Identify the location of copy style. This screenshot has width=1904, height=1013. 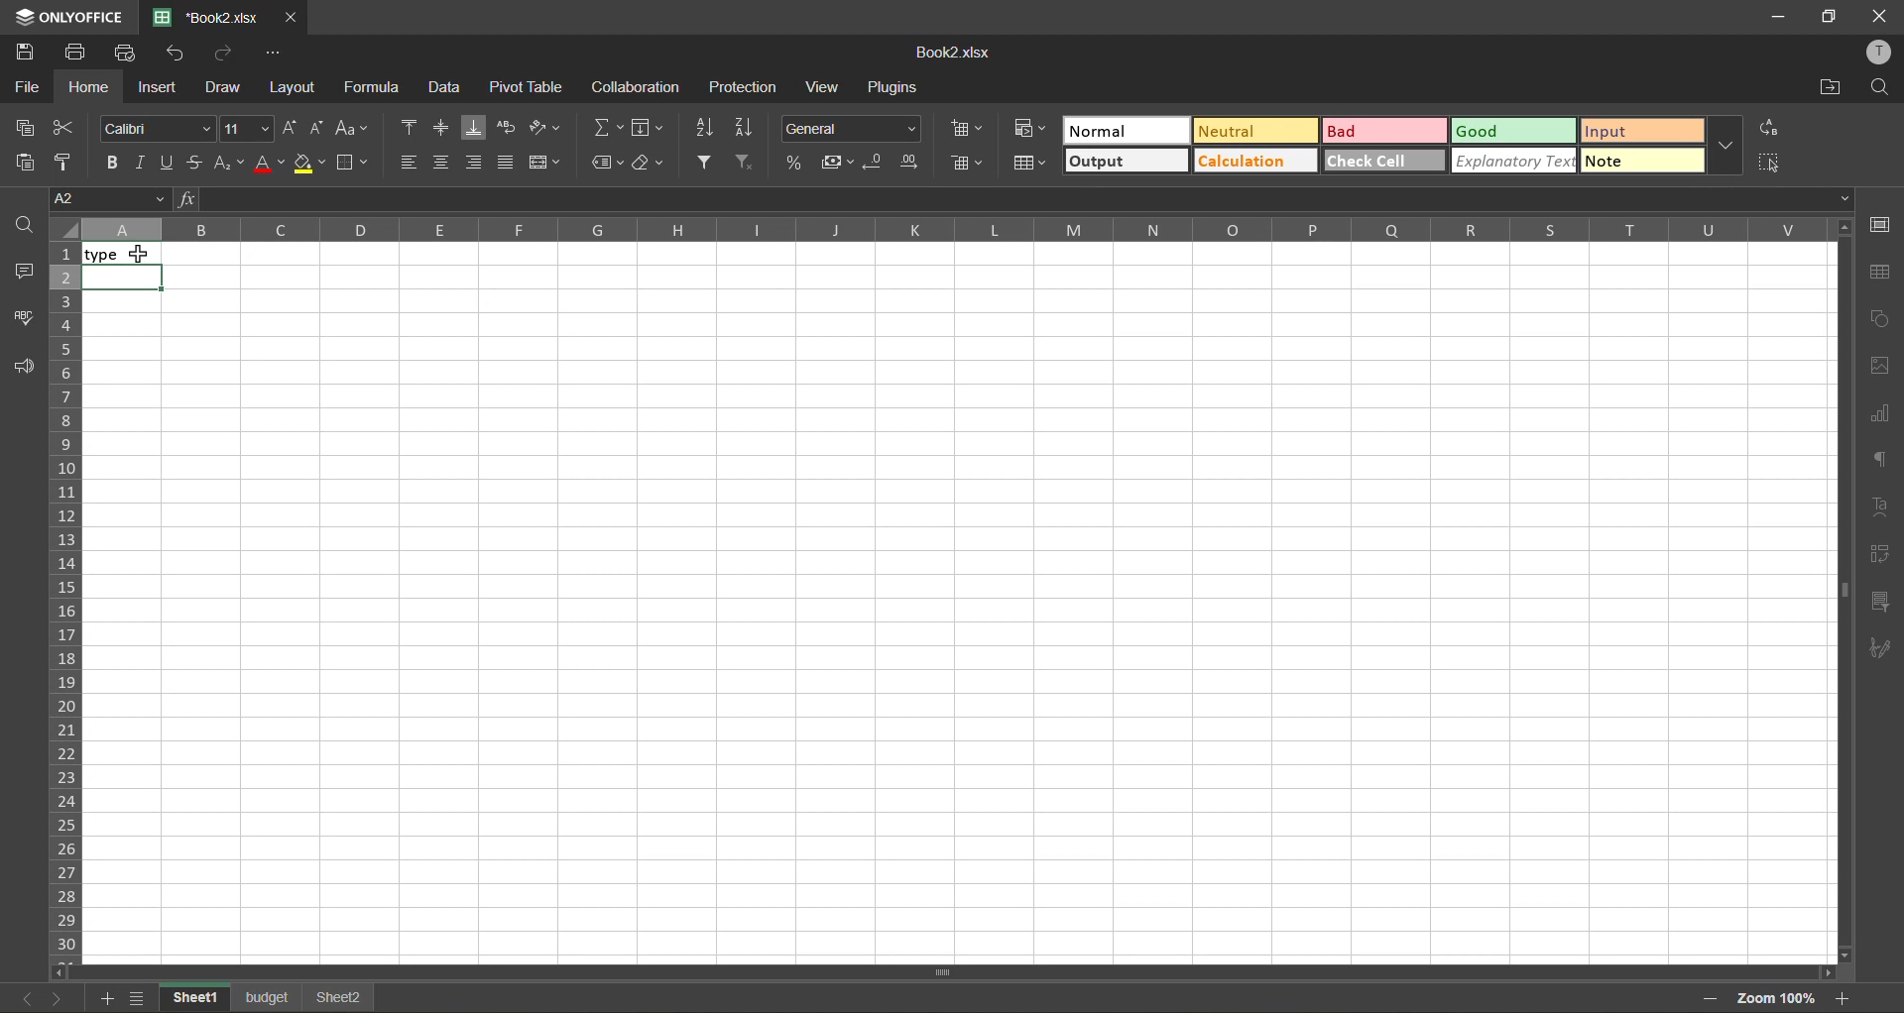
(66, 159).